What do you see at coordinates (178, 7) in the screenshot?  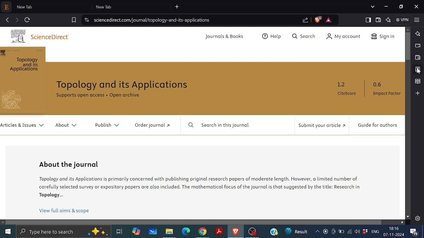 I see `Add new tab` at bounding box center [178, 7].